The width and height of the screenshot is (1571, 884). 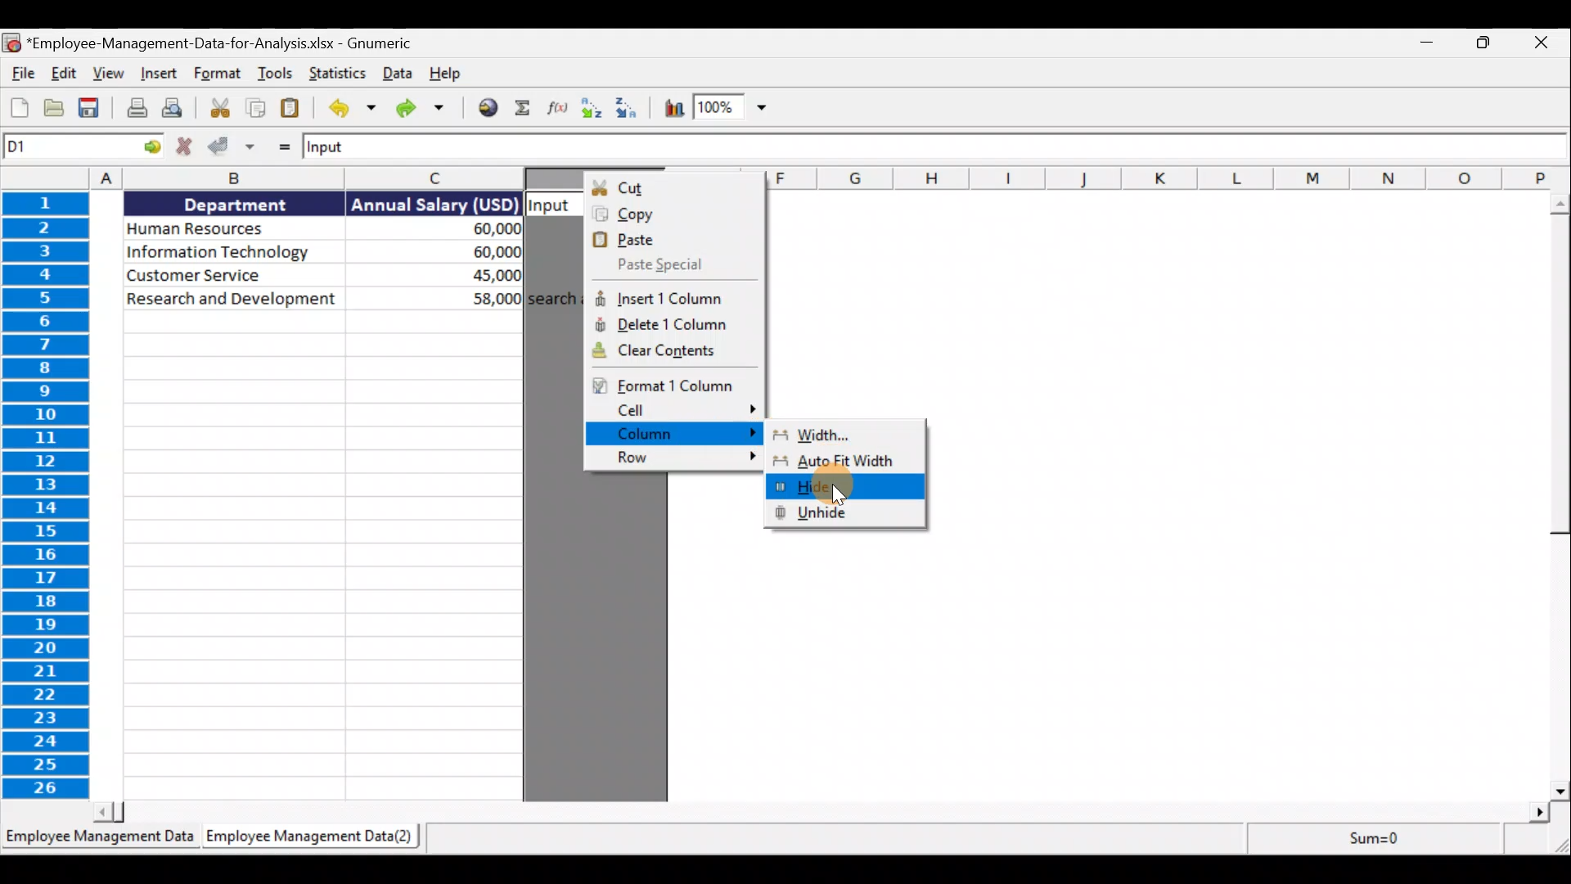 I want to click on Clear contents, so click(x=673, y=354).